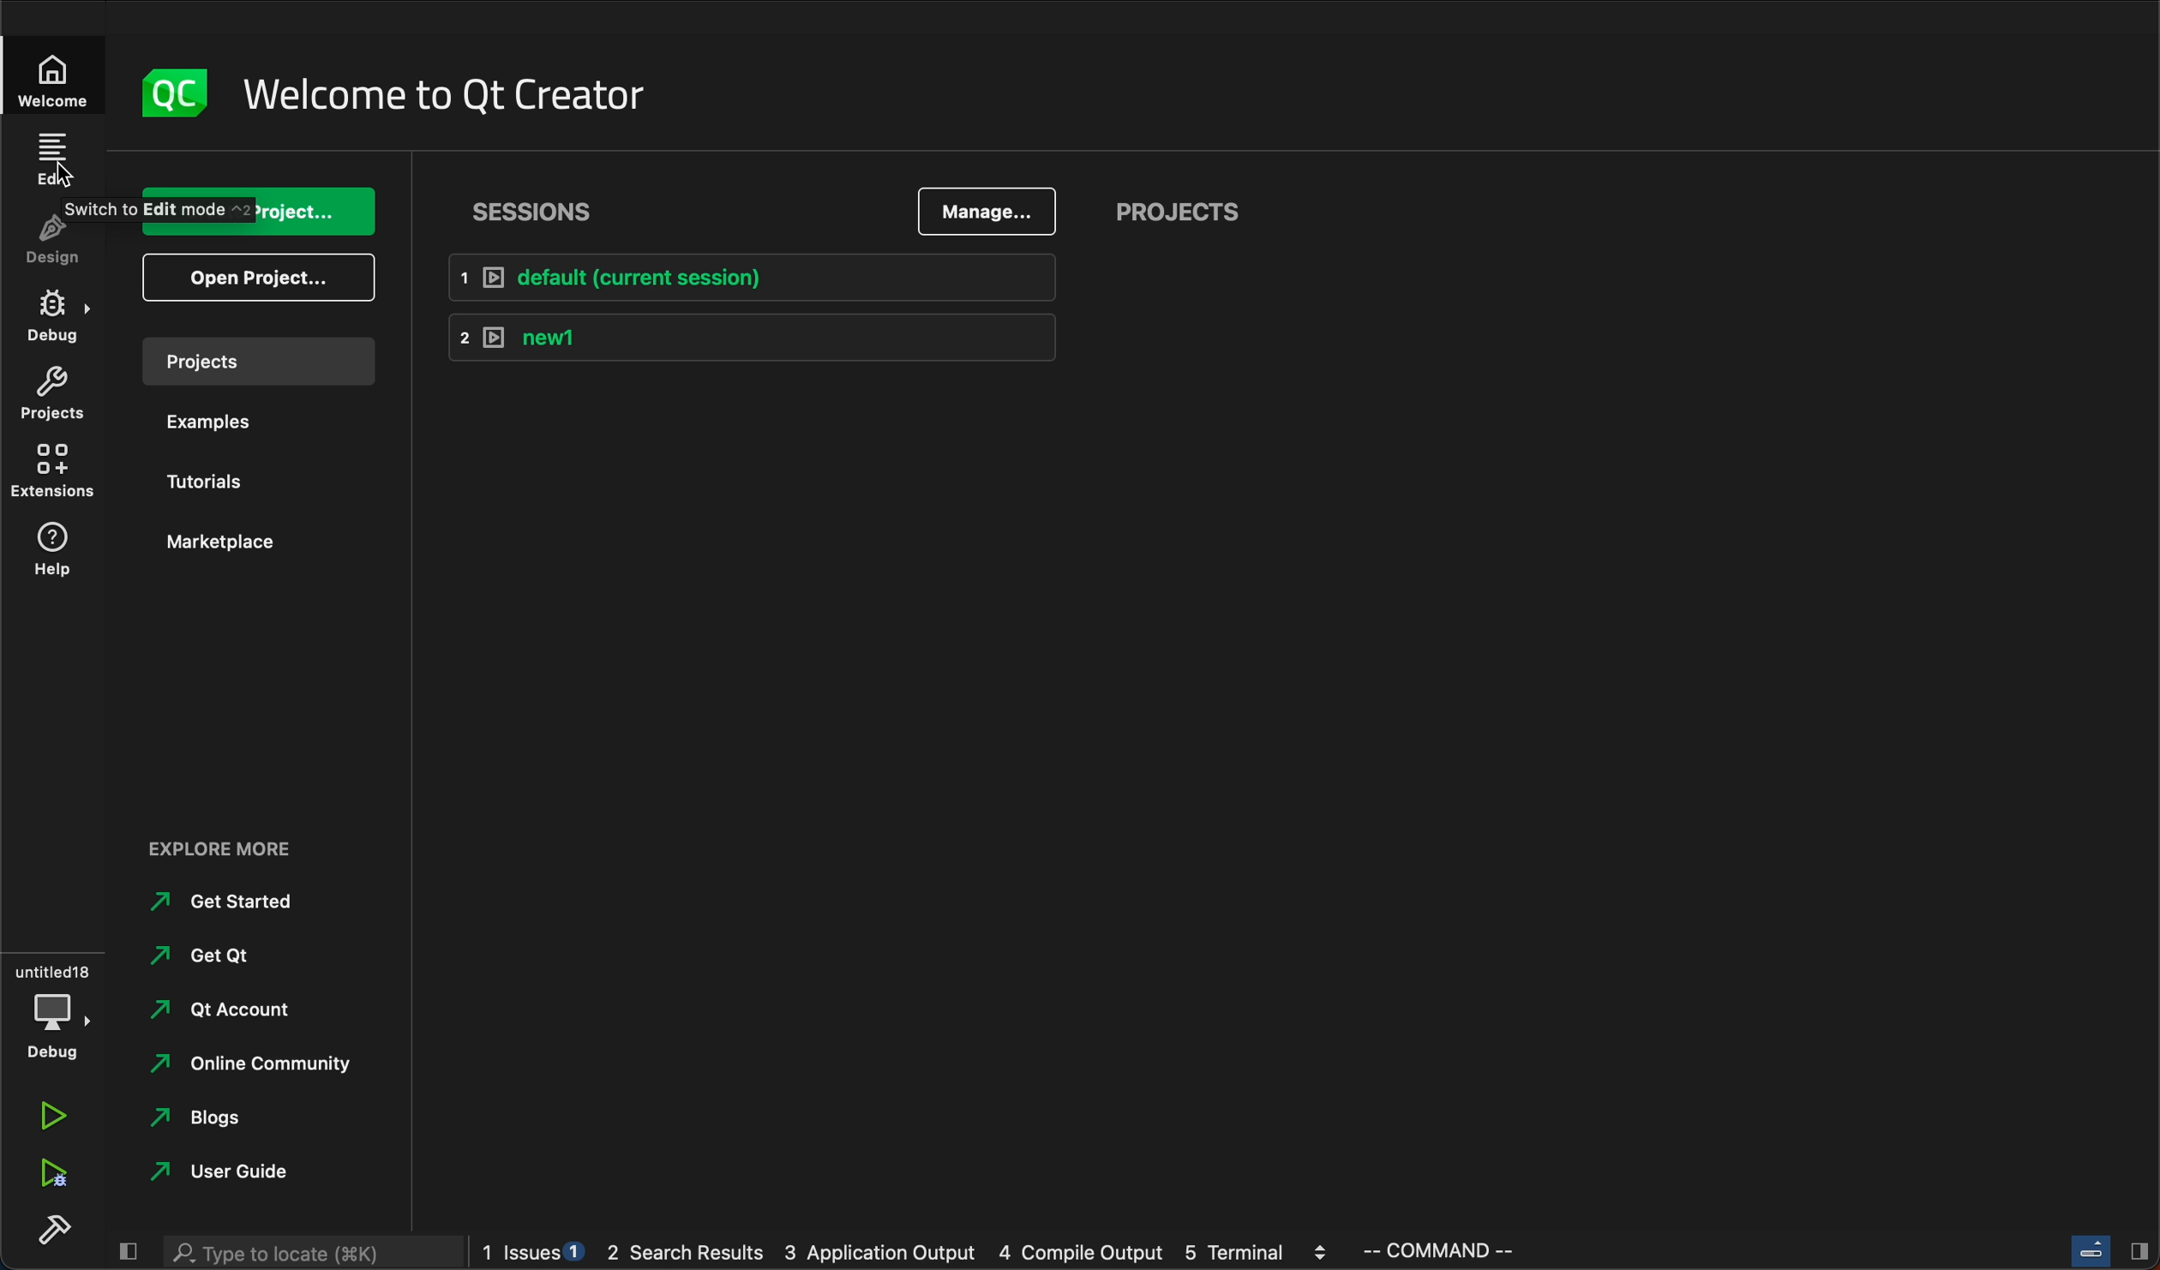  Describe the element at coordinates (748, 276) in the screenshot. I see `default` at that location.